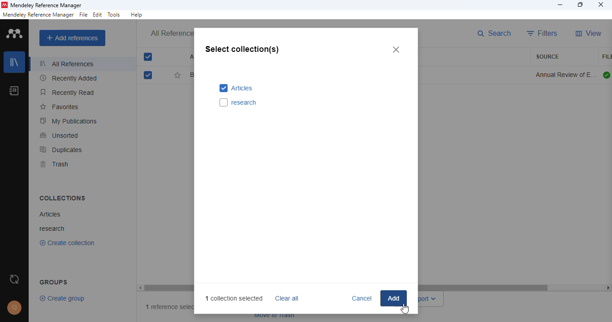 This screenshot has width=612, height=322. What do you see at coordinates (54, 228) in the screenshot?
I see `research` at bounding box center [54, 228].